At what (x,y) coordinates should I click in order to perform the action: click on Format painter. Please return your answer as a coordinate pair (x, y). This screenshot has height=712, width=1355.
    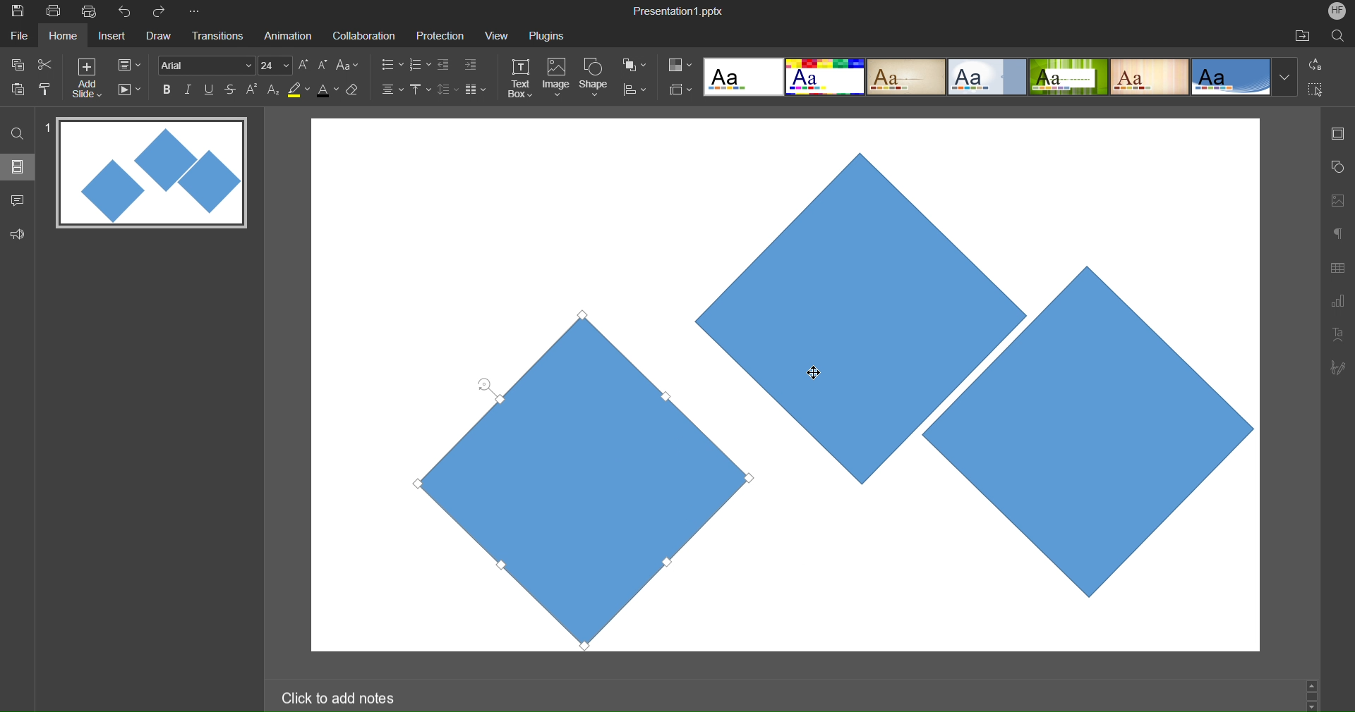
    Looking at the image, I should click on (47, 89).